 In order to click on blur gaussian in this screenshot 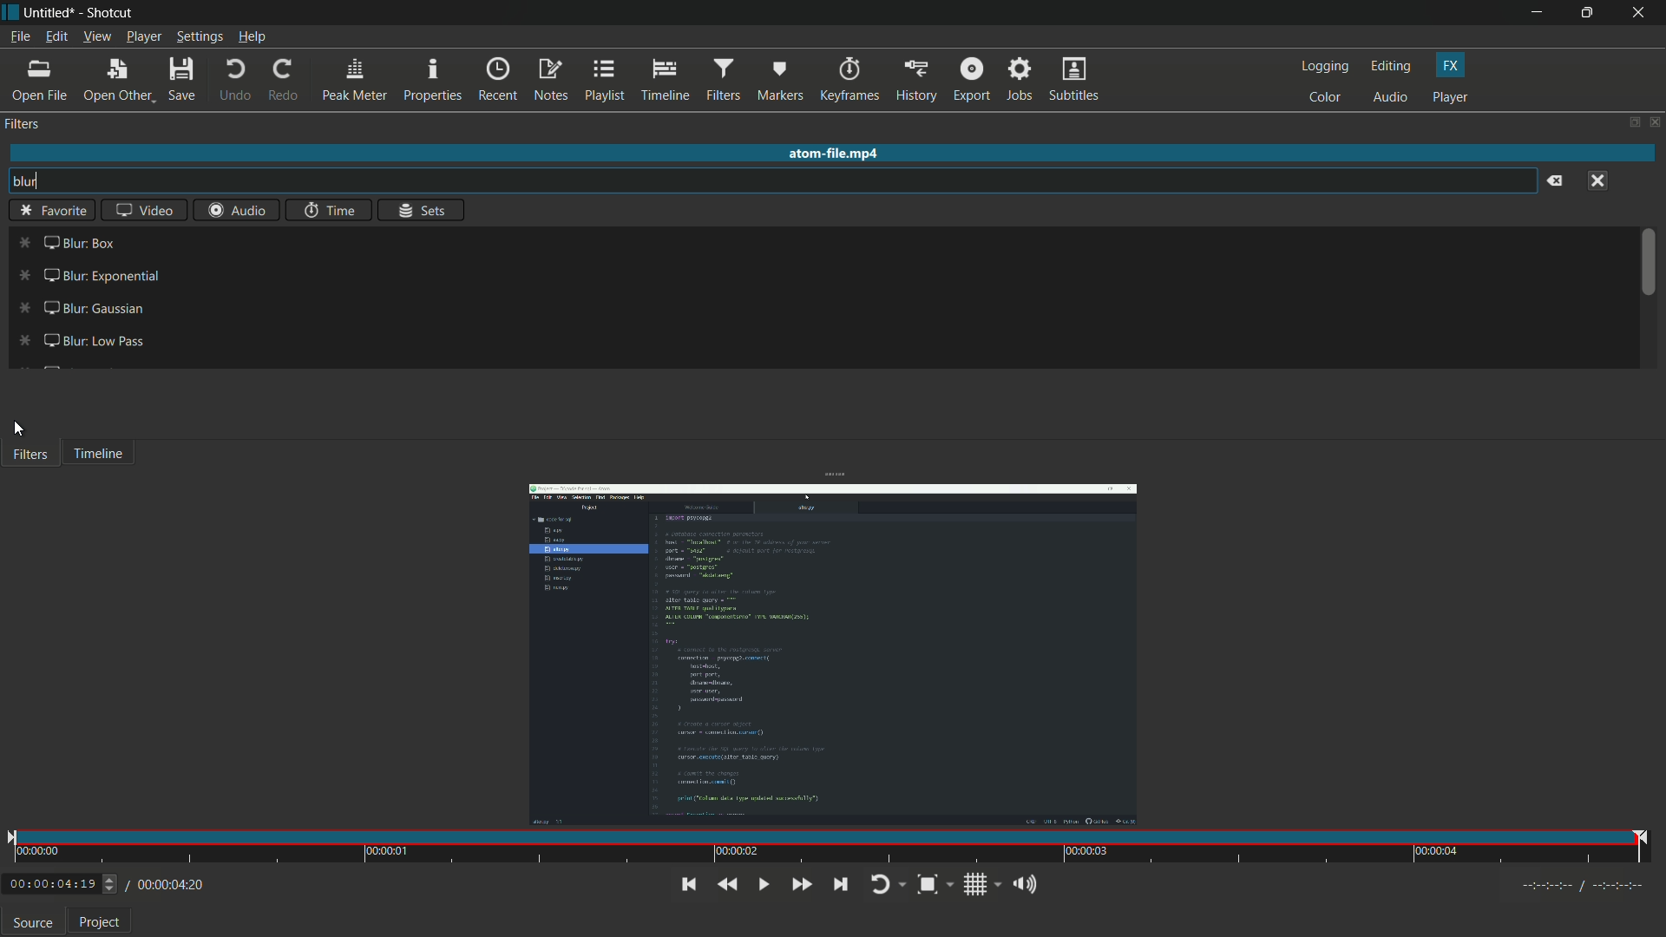, I will do `click(75, 309)`.